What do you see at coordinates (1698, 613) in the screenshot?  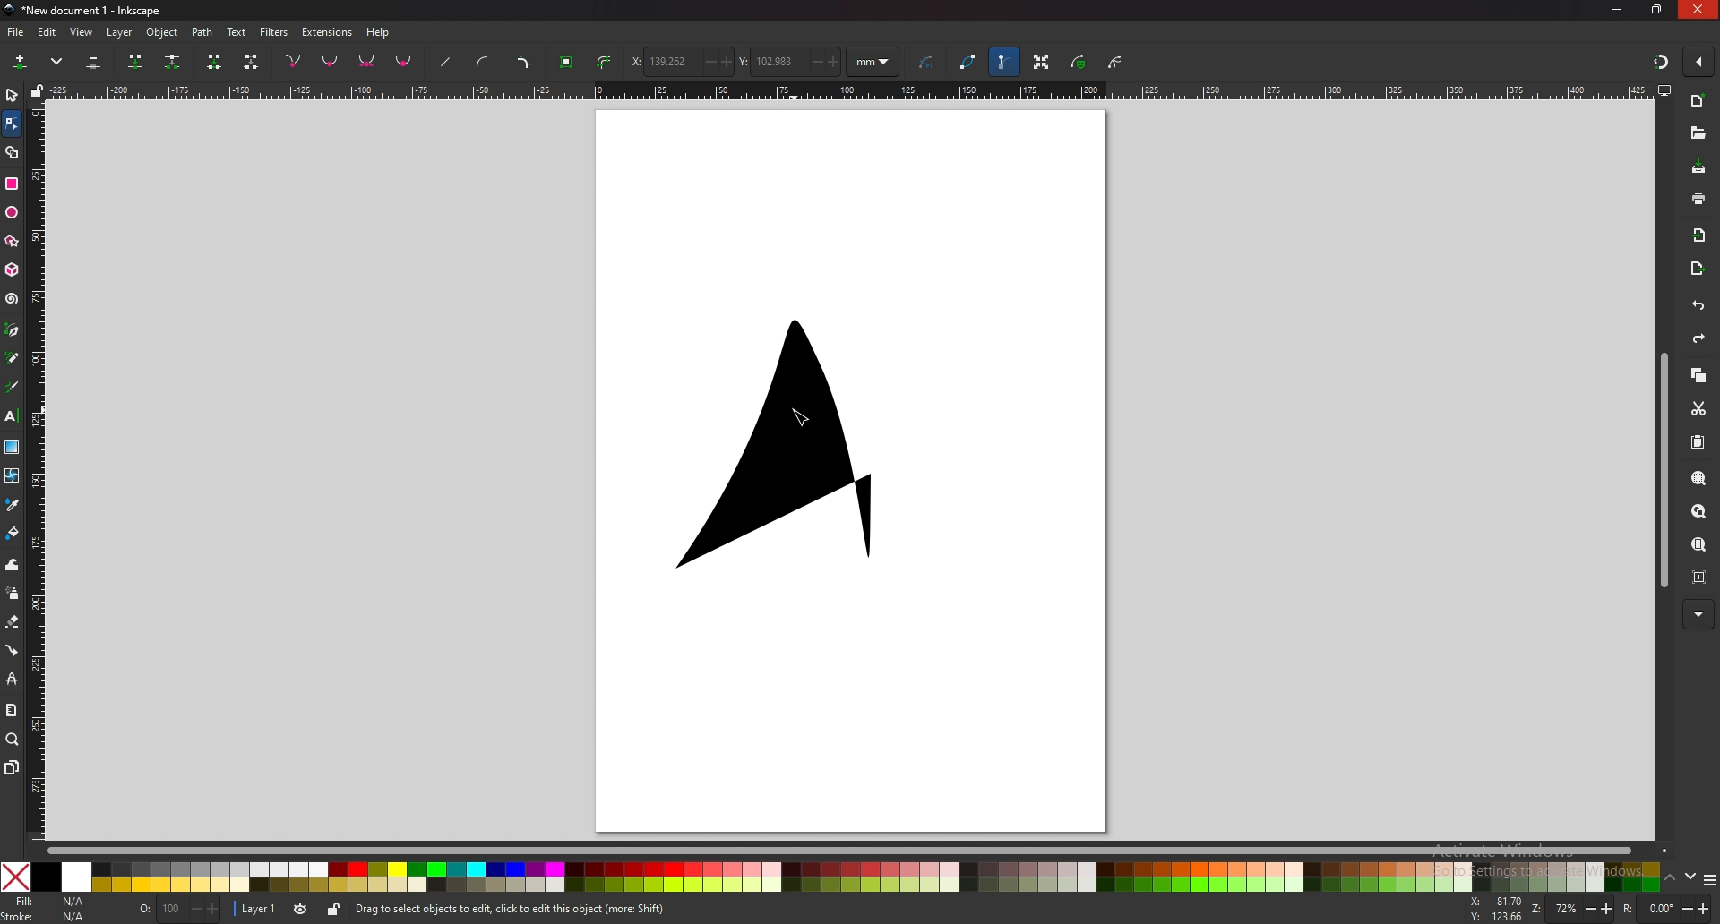 I see `more` at bounding box center [1698, 613].